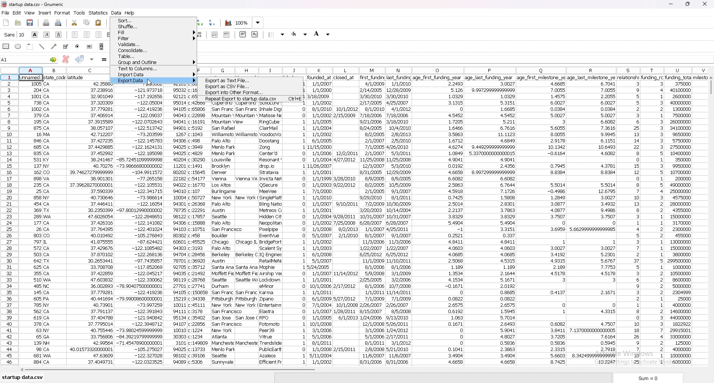 This screenshot has width=714, height=383. What do you see at coordinates (90, 46) in the screenshot?
I see `button` at bounding box center [90, 46].